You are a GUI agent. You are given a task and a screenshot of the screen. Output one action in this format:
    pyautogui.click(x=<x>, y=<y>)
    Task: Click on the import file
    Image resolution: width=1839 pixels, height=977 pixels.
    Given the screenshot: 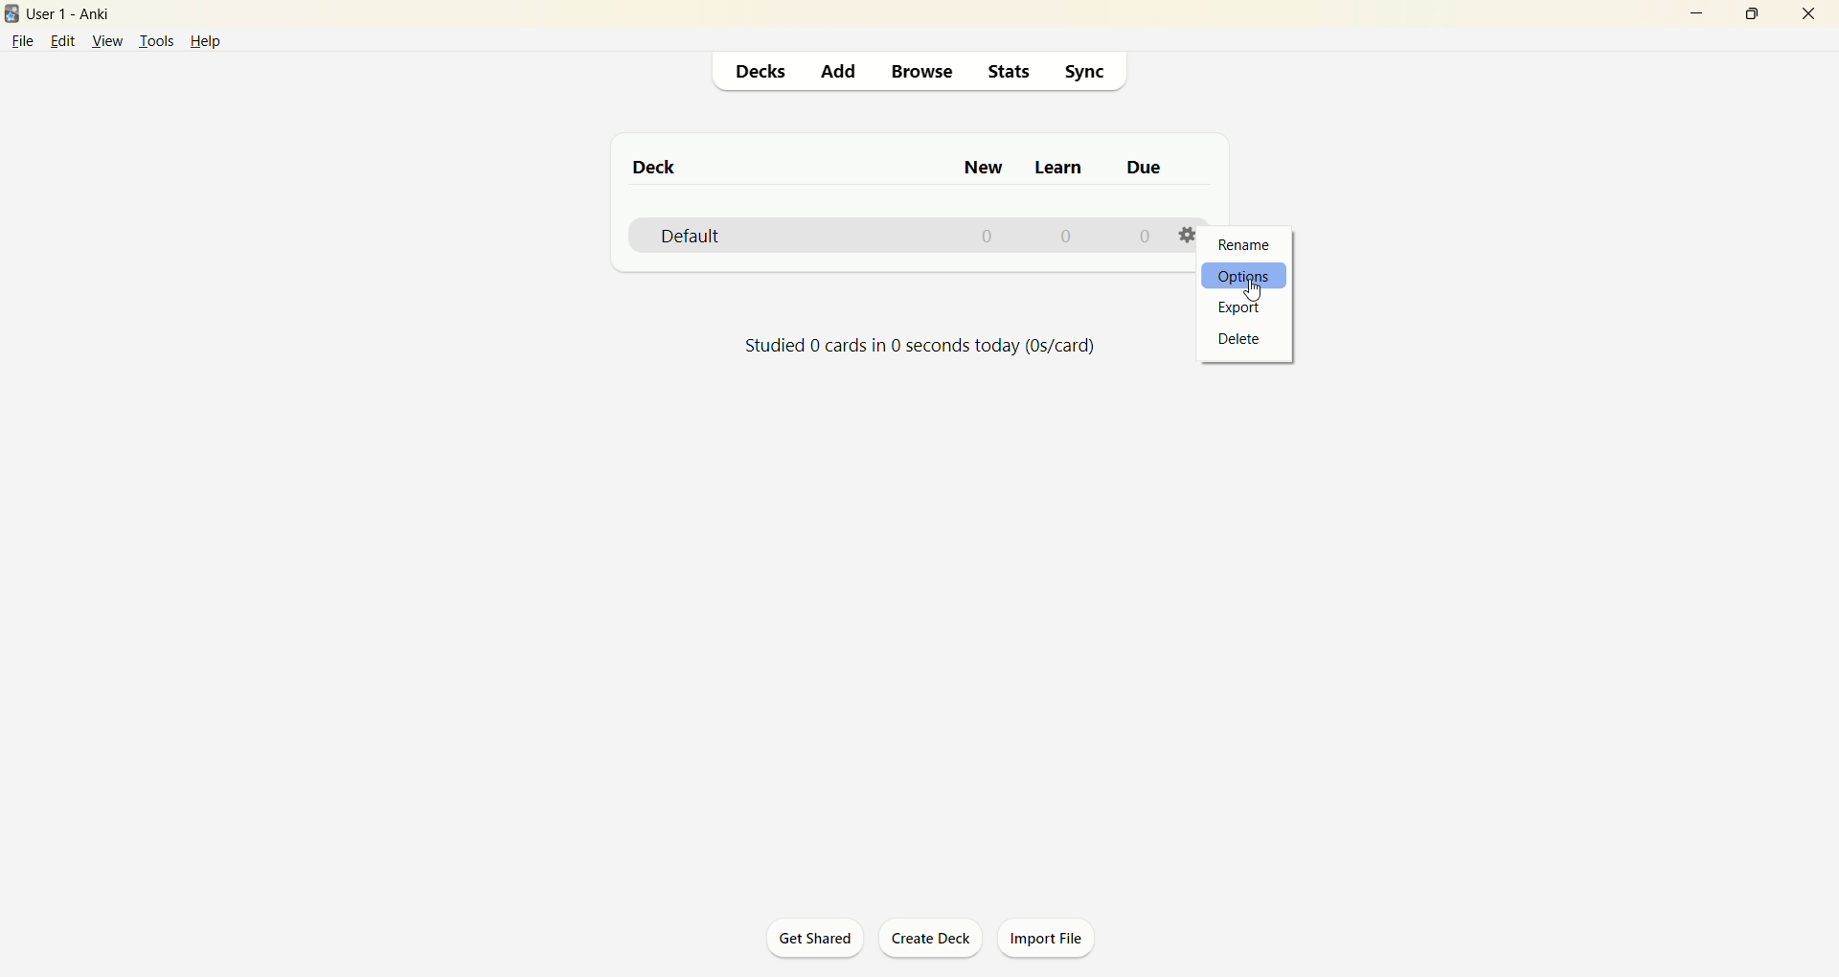 What is the action you would take?
    pyautogui.click(x=1049, y=939)
    